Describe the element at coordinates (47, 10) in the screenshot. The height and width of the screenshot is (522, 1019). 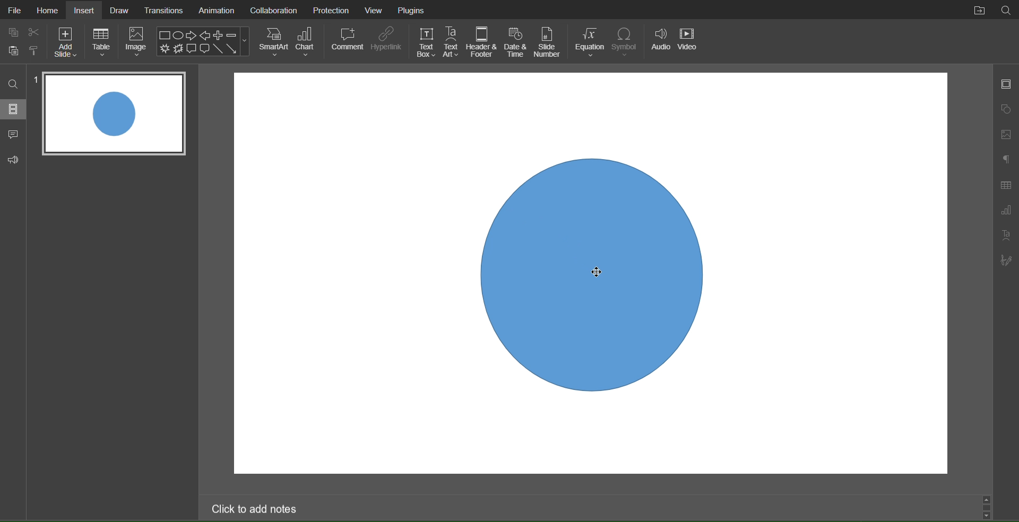
I see `Home` at that location.